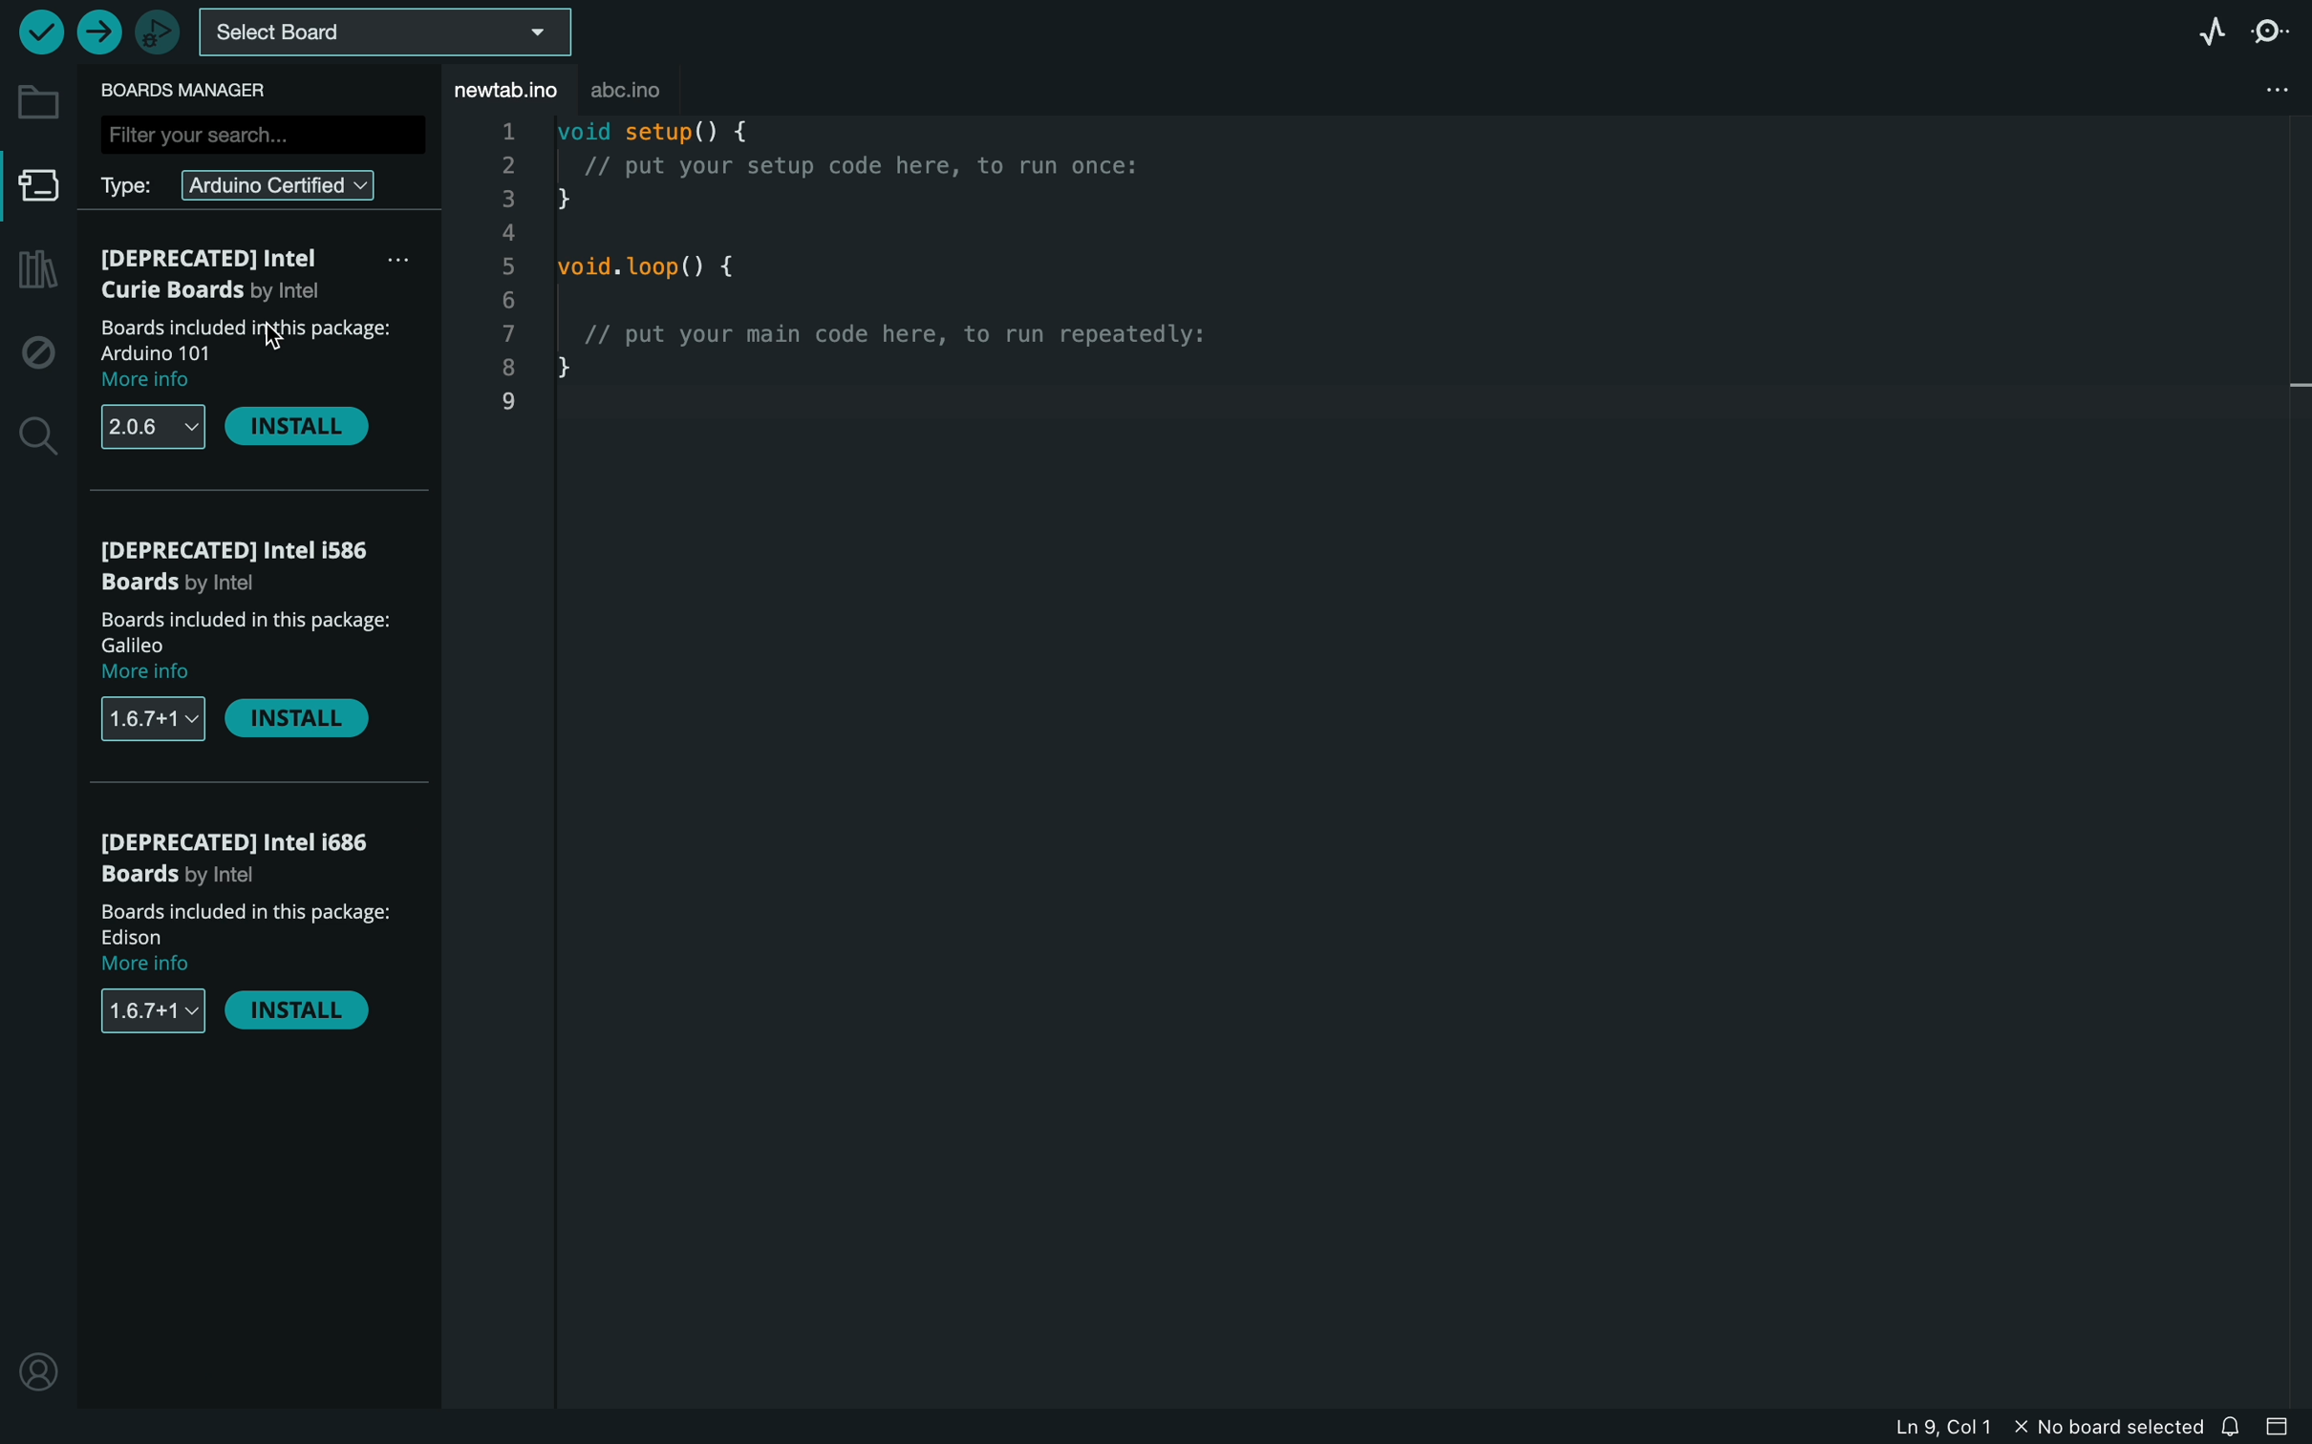  Describe the element at coordinates (39, 32) in the screenshot. I see `verify` at that location.